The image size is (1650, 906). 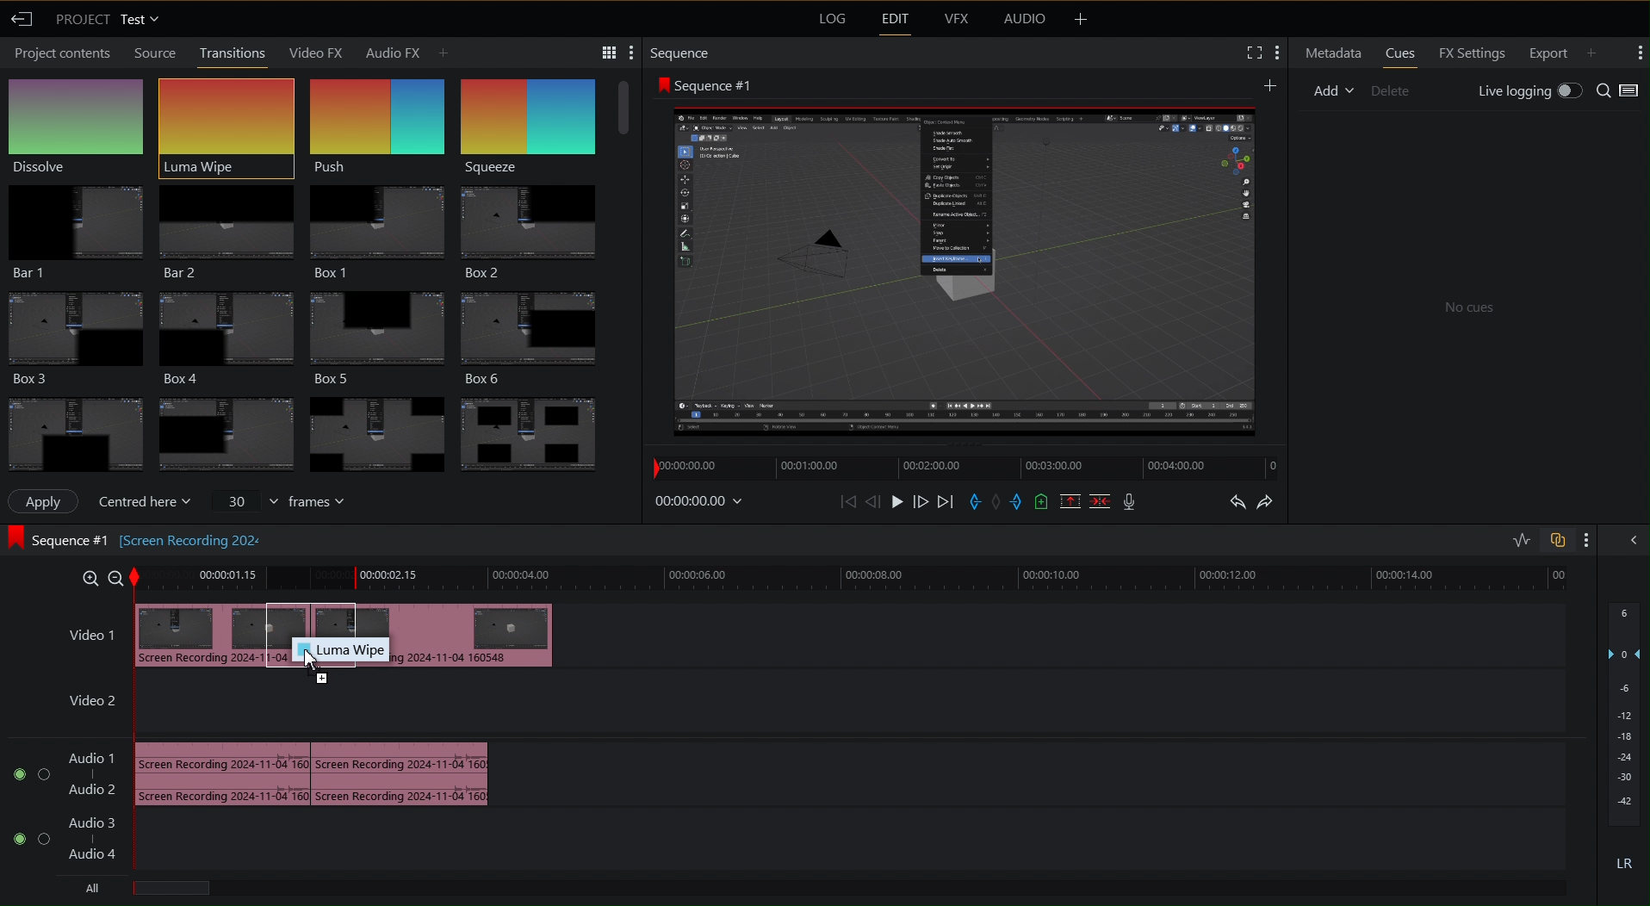 I want to click on Luma Wipe, so click(x=339, y=650).